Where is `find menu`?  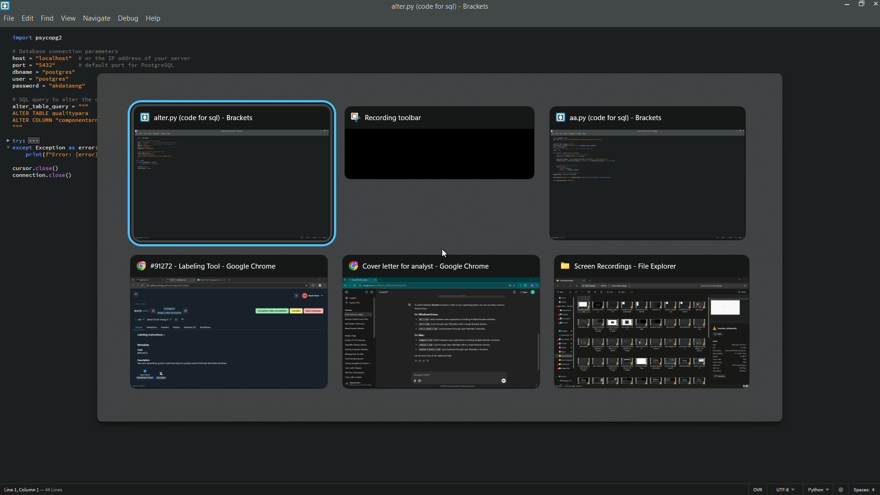
find menu is located at coordinates (46, 19).